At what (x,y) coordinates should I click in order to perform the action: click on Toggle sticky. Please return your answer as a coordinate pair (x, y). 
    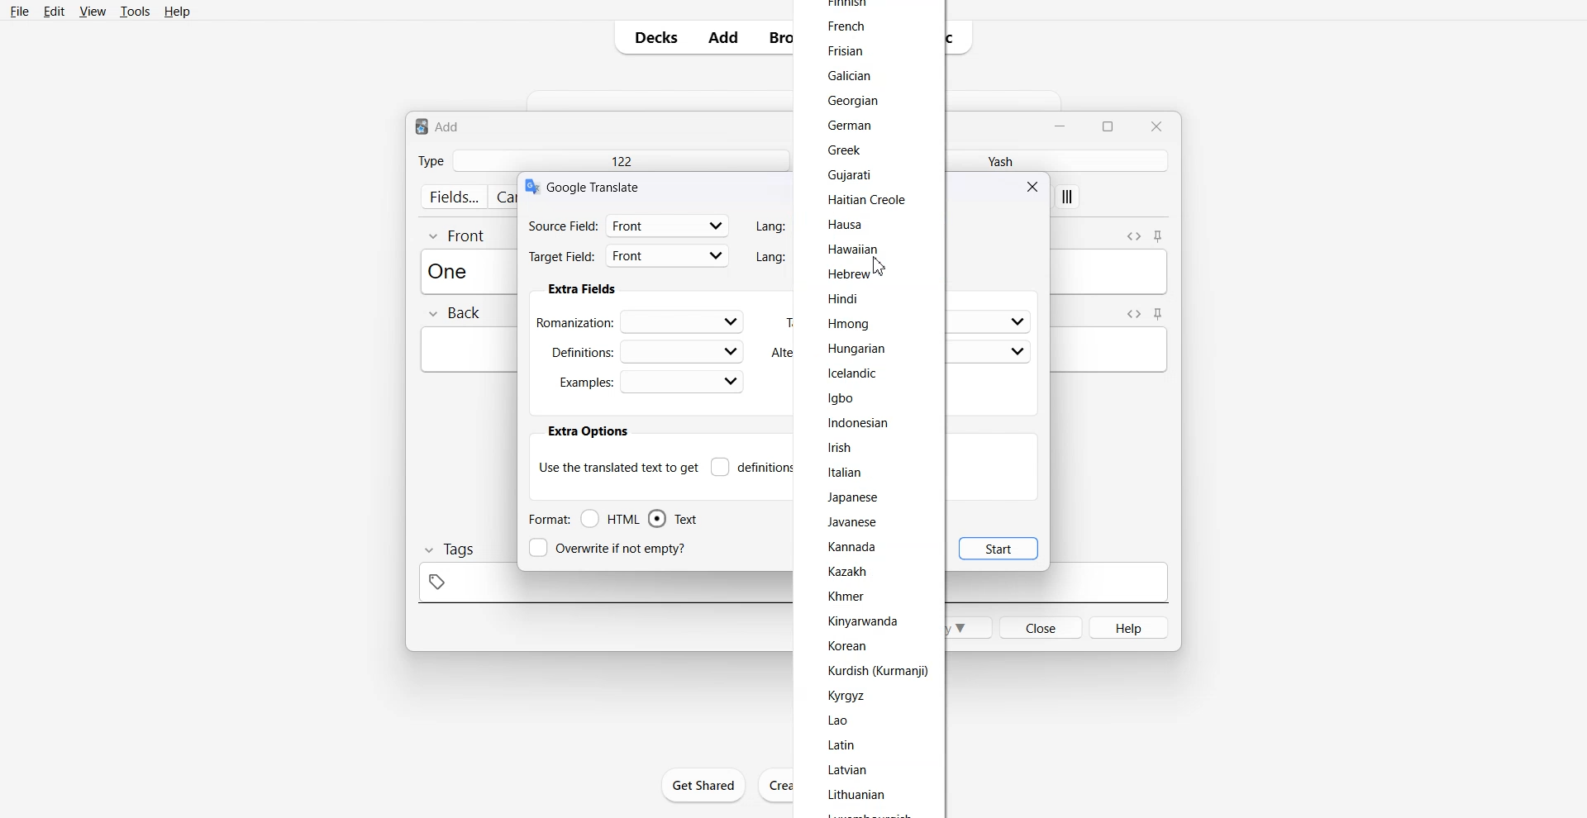
    Looking at the image, I should click on (1160, 237).